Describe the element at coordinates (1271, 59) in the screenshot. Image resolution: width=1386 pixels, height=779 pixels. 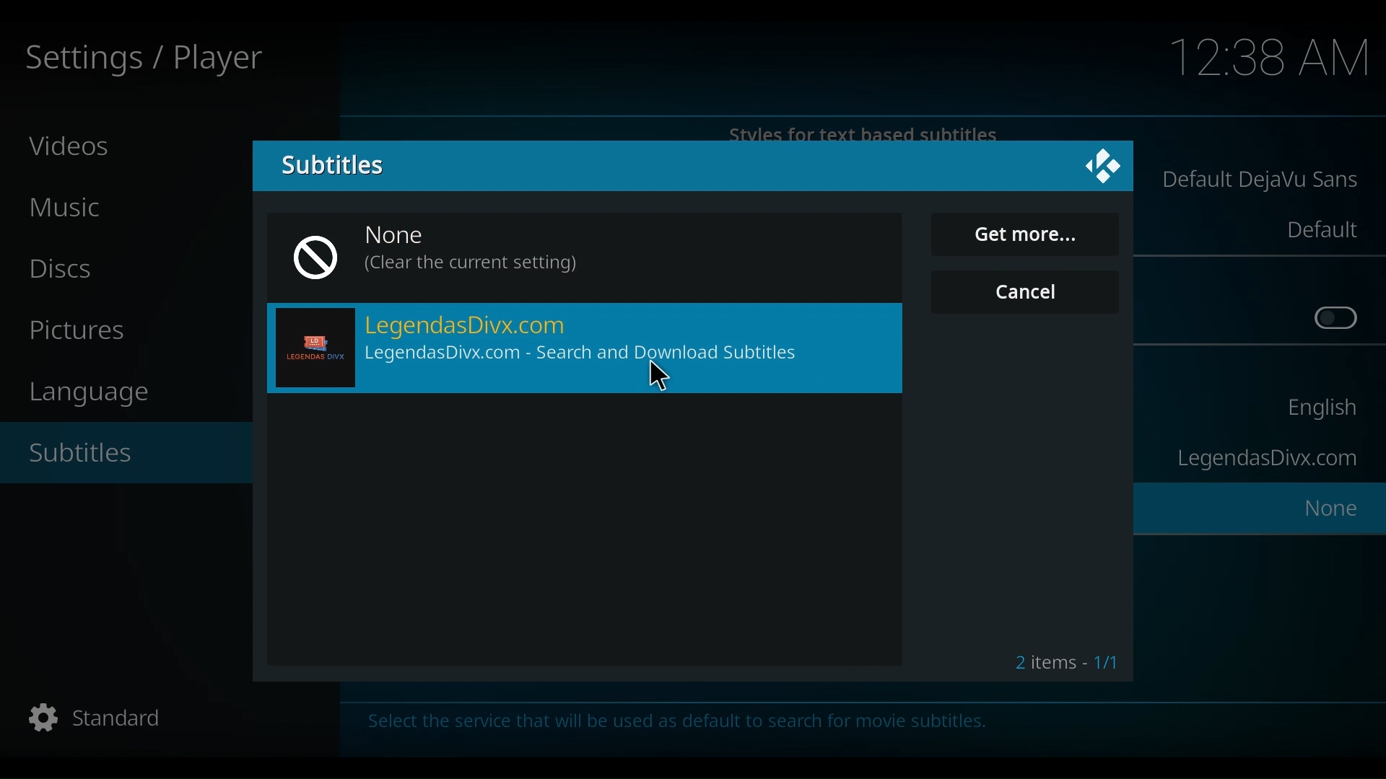
I see `time` at that location.